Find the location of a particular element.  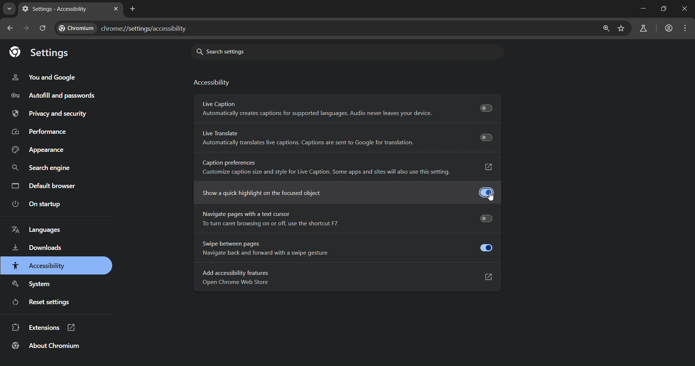

toggle is located at coordinates (486, 248).